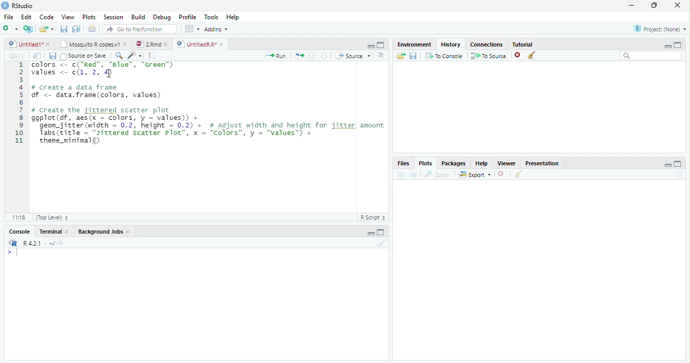 The image size is (690, 363). What do you see at coordinates (519, 56) in the screenshot?
I see `Remove the selected history entries` at bounding box center [519, 56].